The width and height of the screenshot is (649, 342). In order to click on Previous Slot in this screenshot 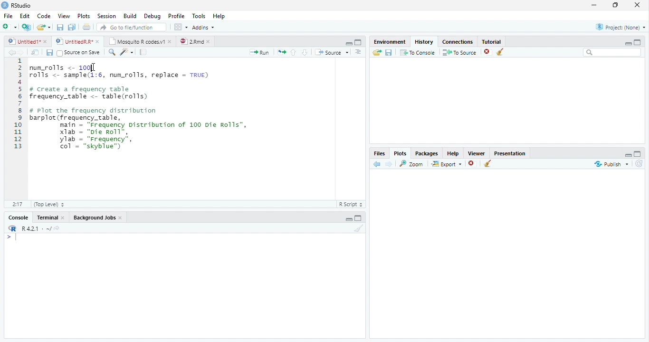, I will do `click(377, 164)`.